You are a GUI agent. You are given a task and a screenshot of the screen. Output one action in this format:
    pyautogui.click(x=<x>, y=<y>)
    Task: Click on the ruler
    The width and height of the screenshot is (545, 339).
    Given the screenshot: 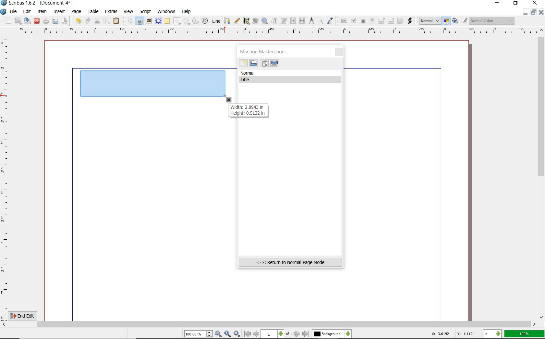 What is the action you would take?
    pyautogui.click(x=273, y=31)
    